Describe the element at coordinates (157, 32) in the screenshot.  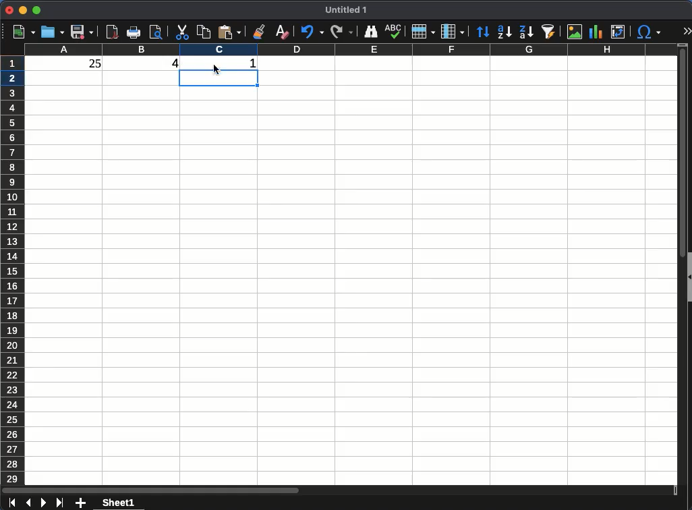
I see `print preview` at that location.